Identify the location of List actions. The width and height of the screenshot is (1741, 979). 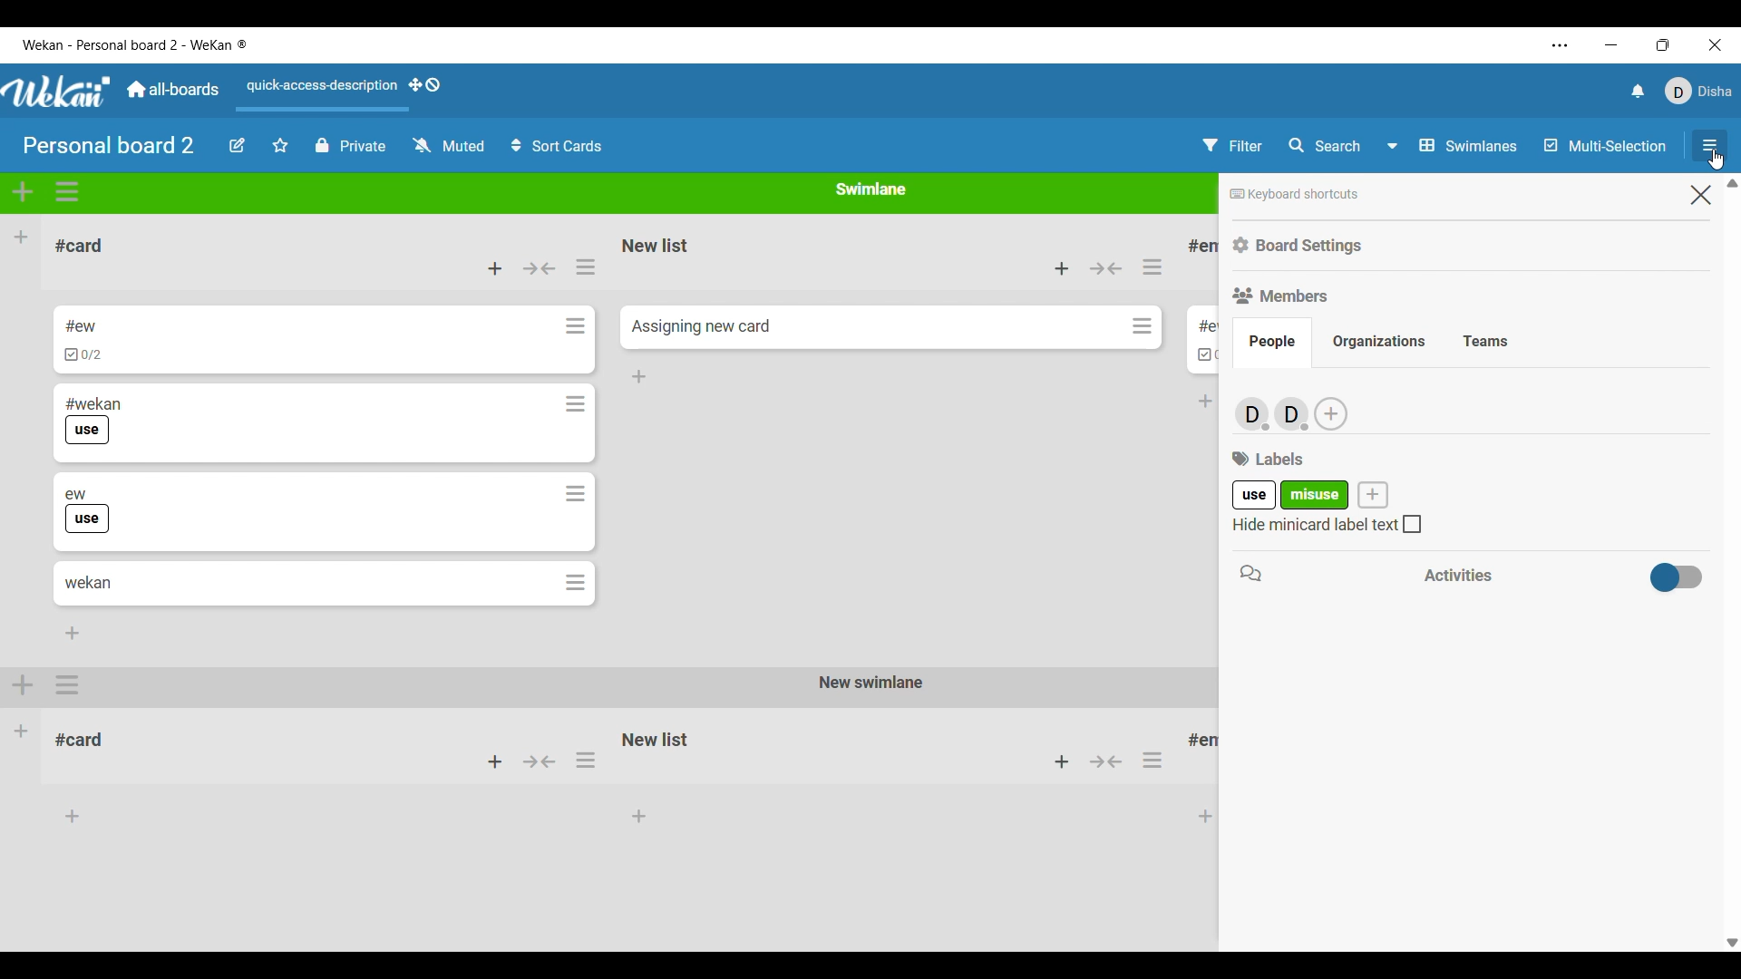
(586, 267).